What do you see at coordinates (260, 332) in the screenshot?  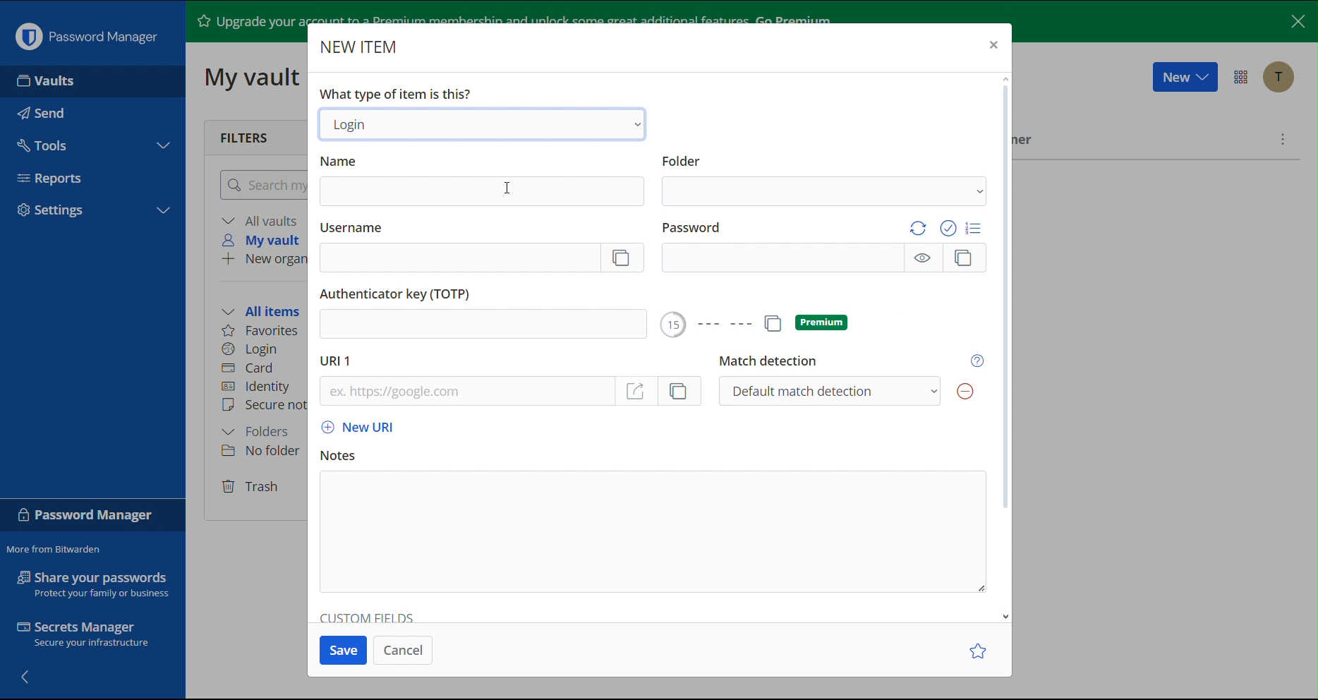 I see `Favorites` at bounding box center [260, 332].